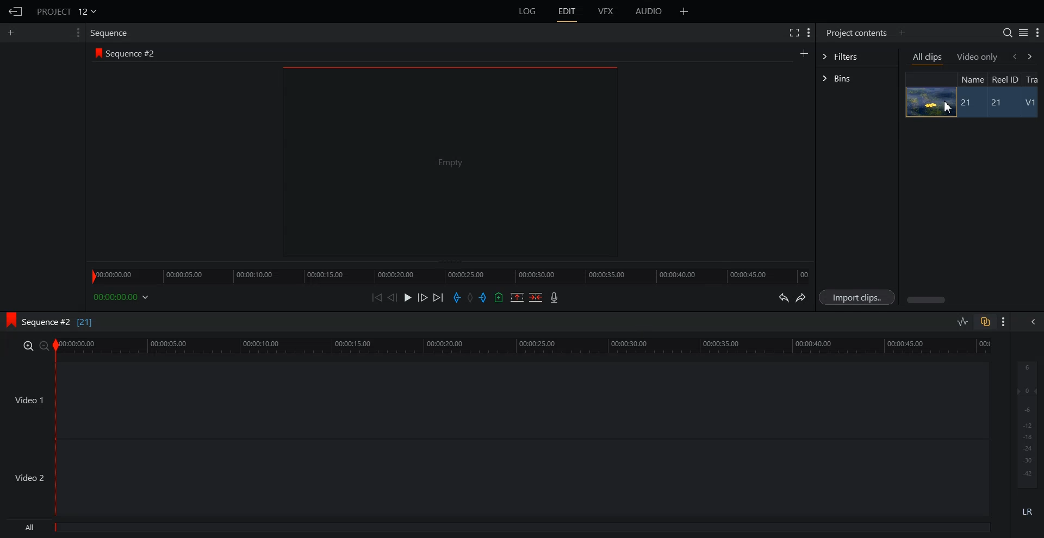 The image size is (1044, 538). Describe the element at coordinates (58, 322) in the screenshot. I see `Sequence #2 [21]` at that location.